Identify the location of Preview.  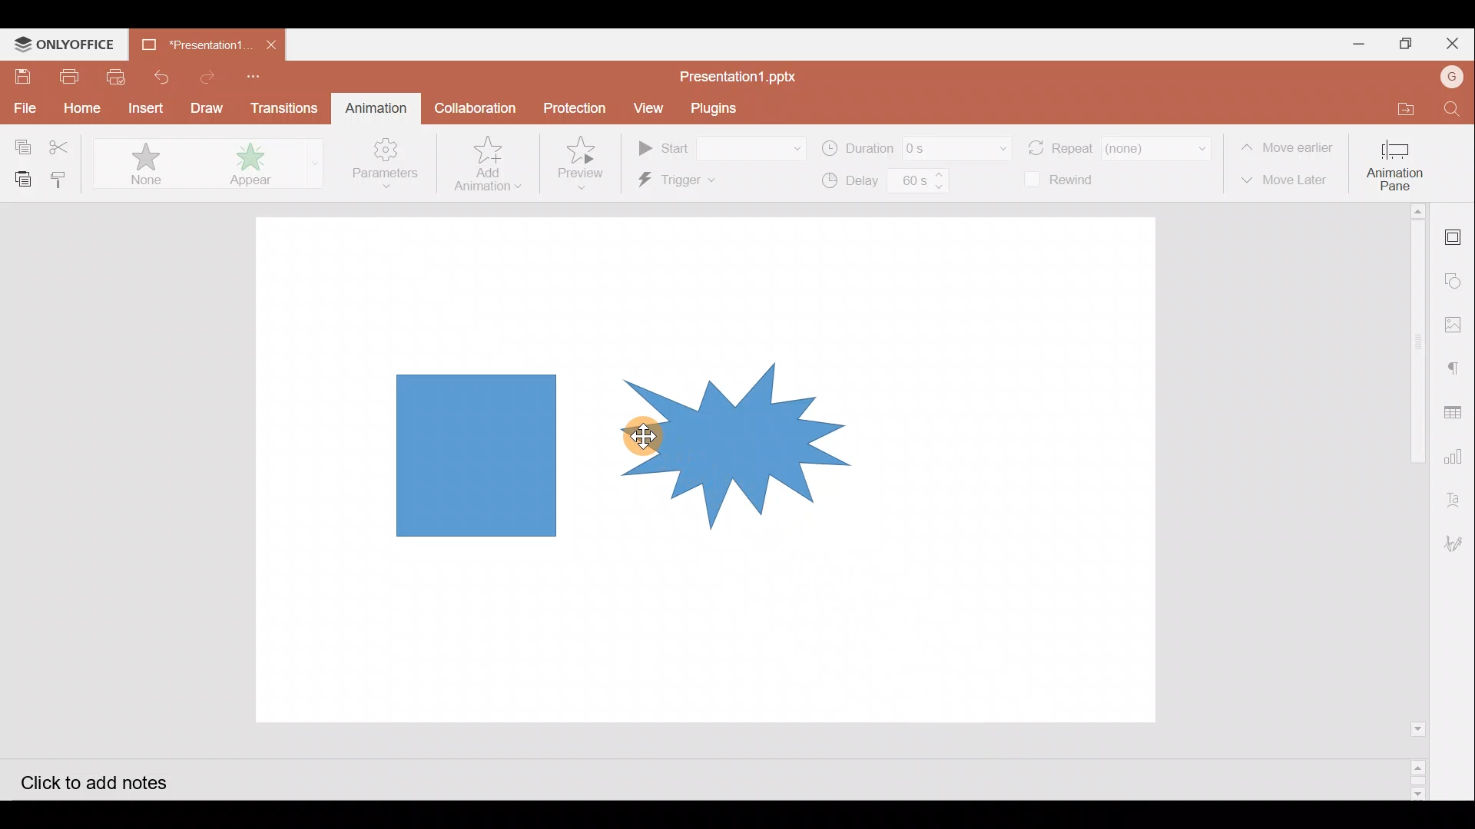
(582, 164).